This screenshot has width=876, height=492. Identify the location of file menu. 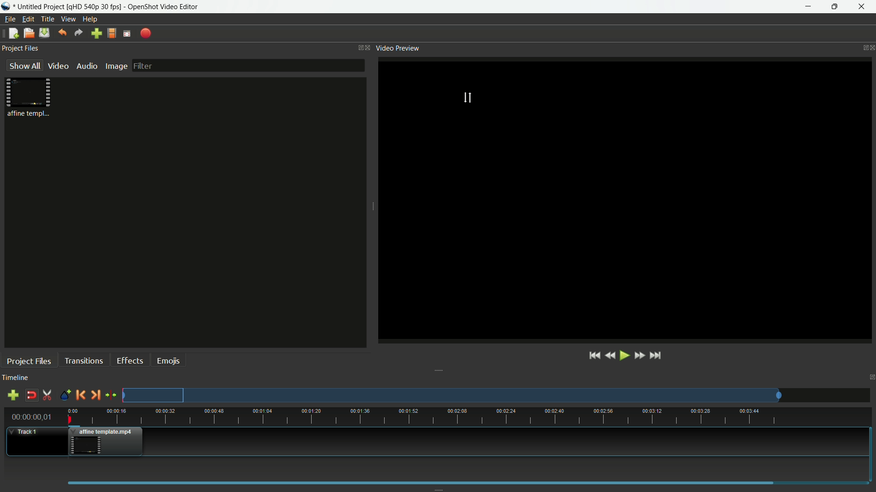
(10, 19).